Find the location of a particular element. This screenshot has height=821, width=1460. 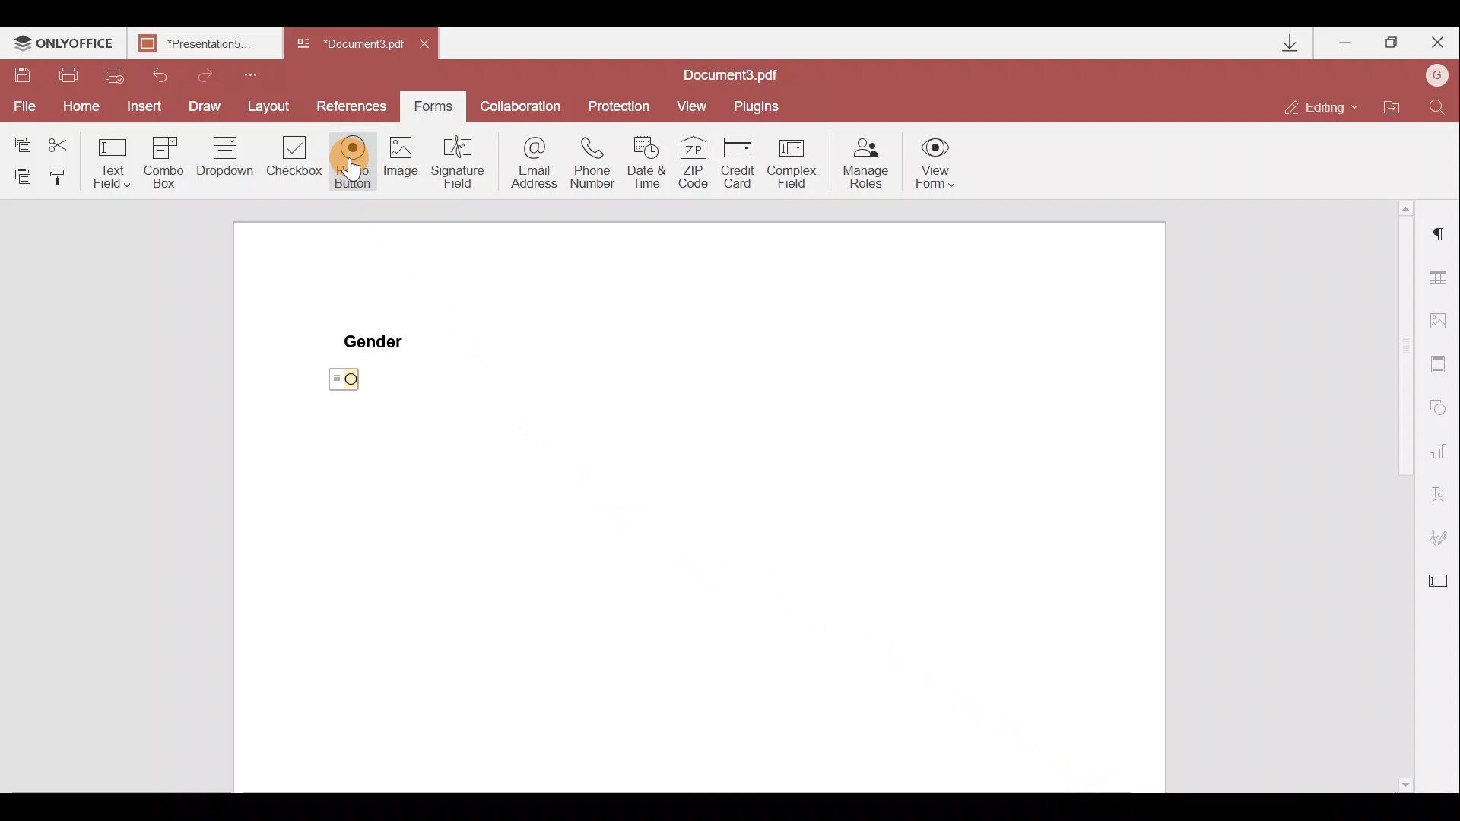

Combo box is located at coordinates (160, 160).